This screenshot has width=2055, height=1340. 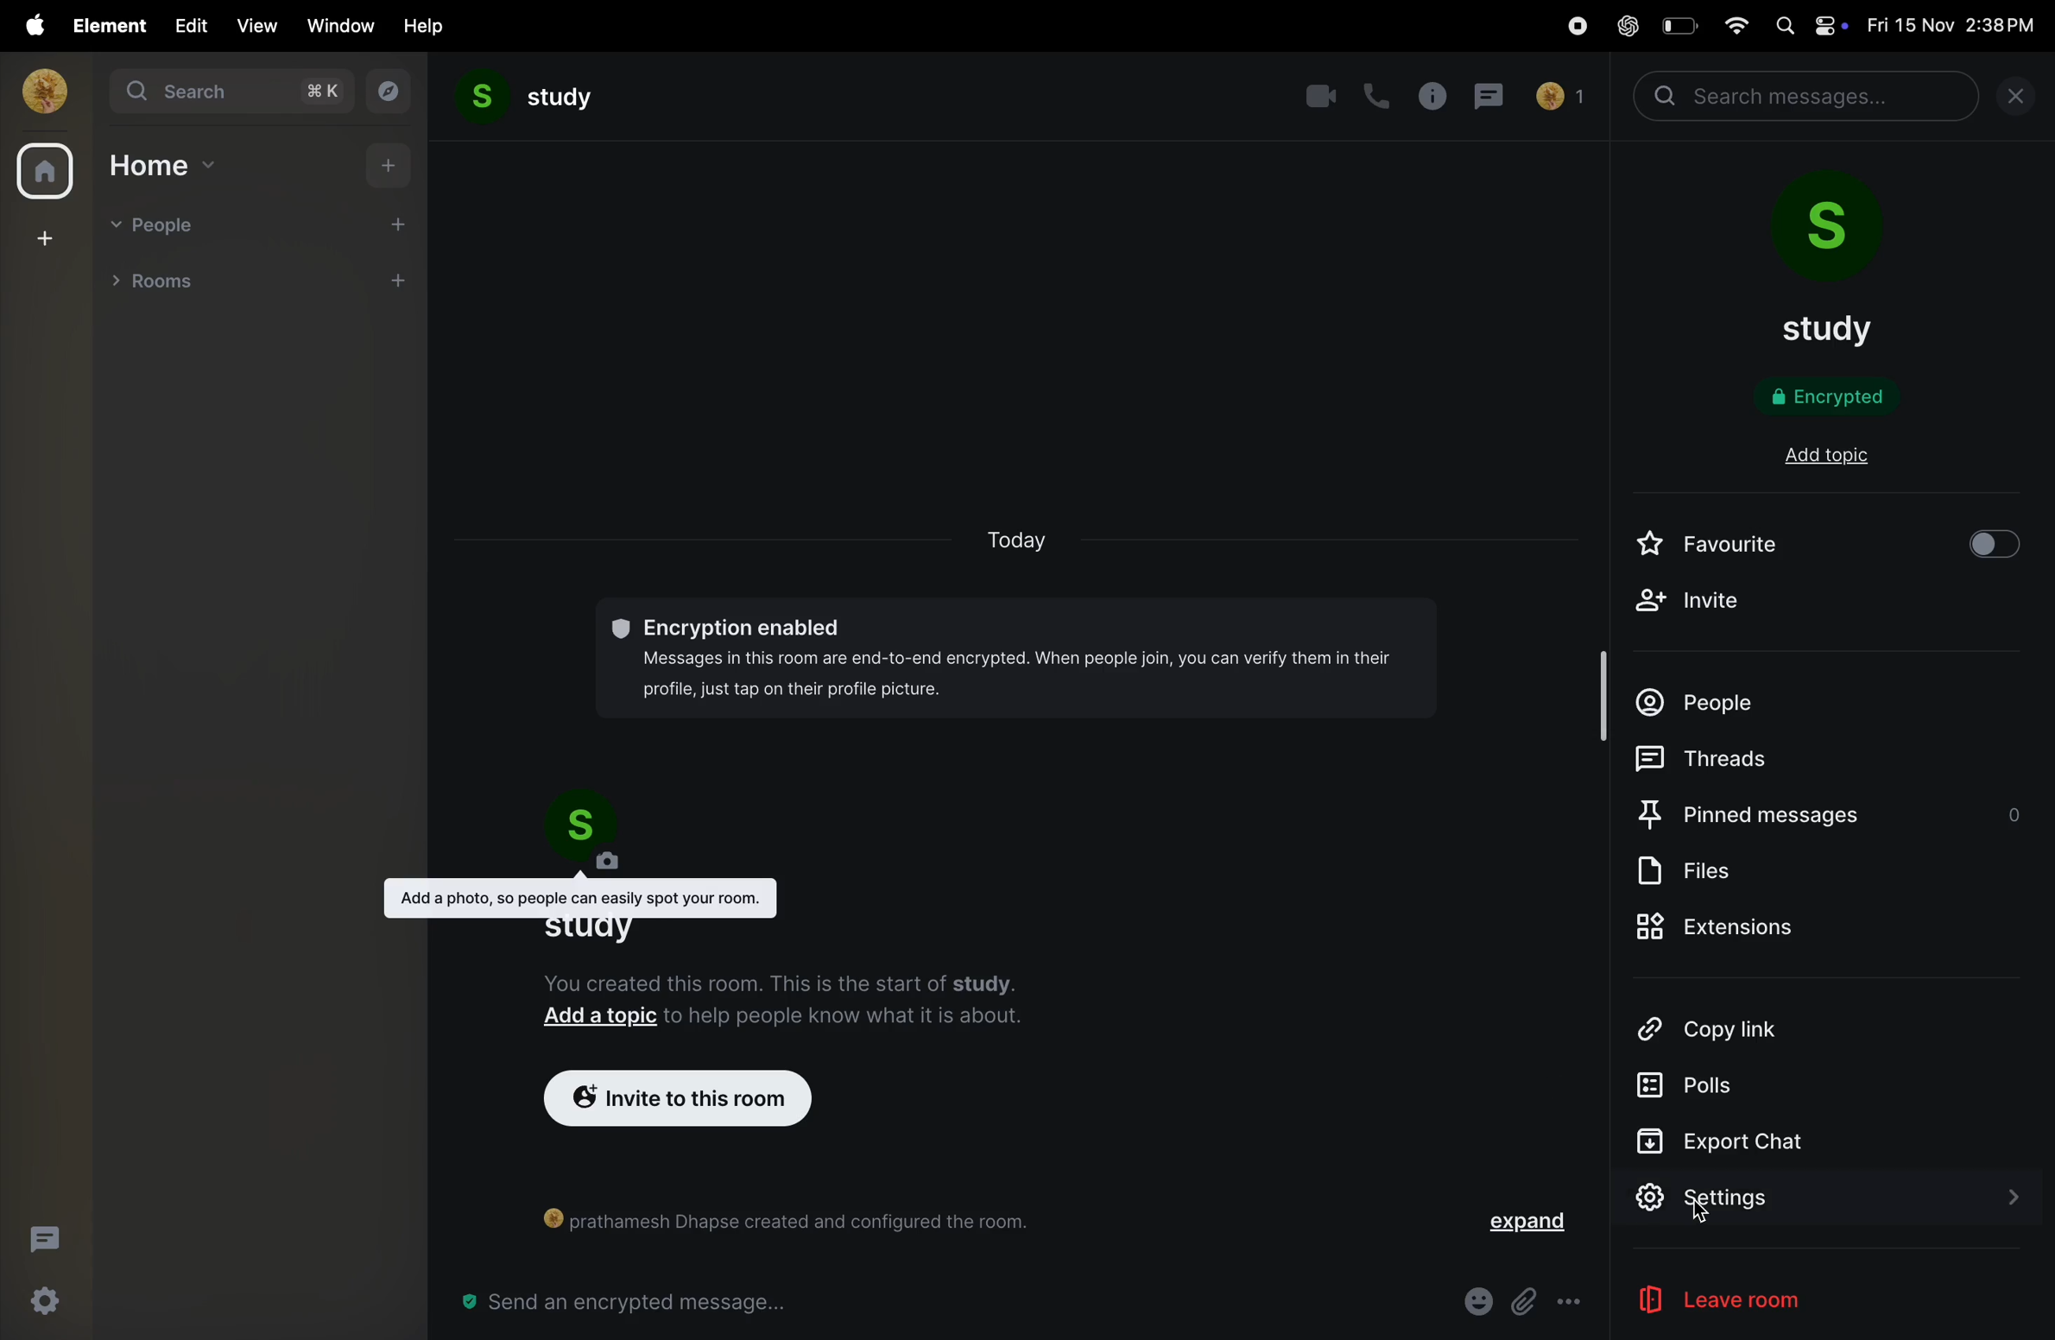 What do you see at coordinates (583, 897) in the screenshot?
I see `I Add a photo, so people can easily spot your room.` at bounding box center [583, 897].